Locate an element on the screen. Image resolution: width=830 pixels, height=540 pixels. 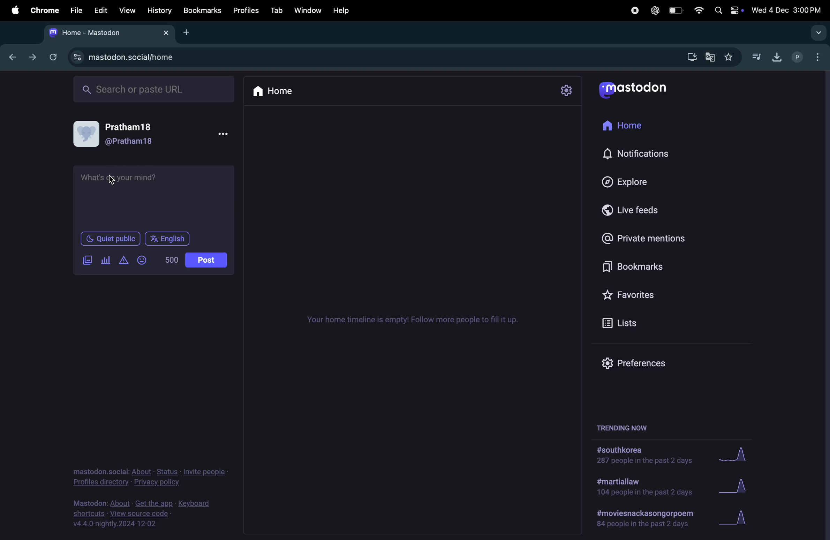
poll is located at coordinates (106, 261).